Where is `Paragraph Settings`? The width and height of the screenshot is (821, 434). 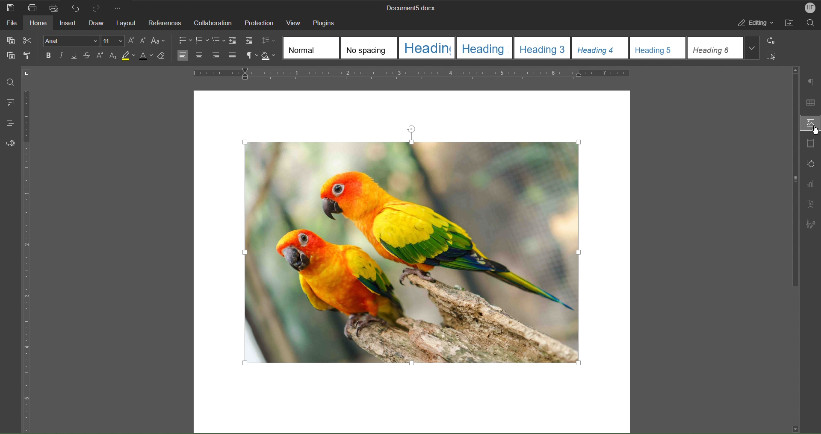
Paragraph Settings is located at coordinates (812, 82).